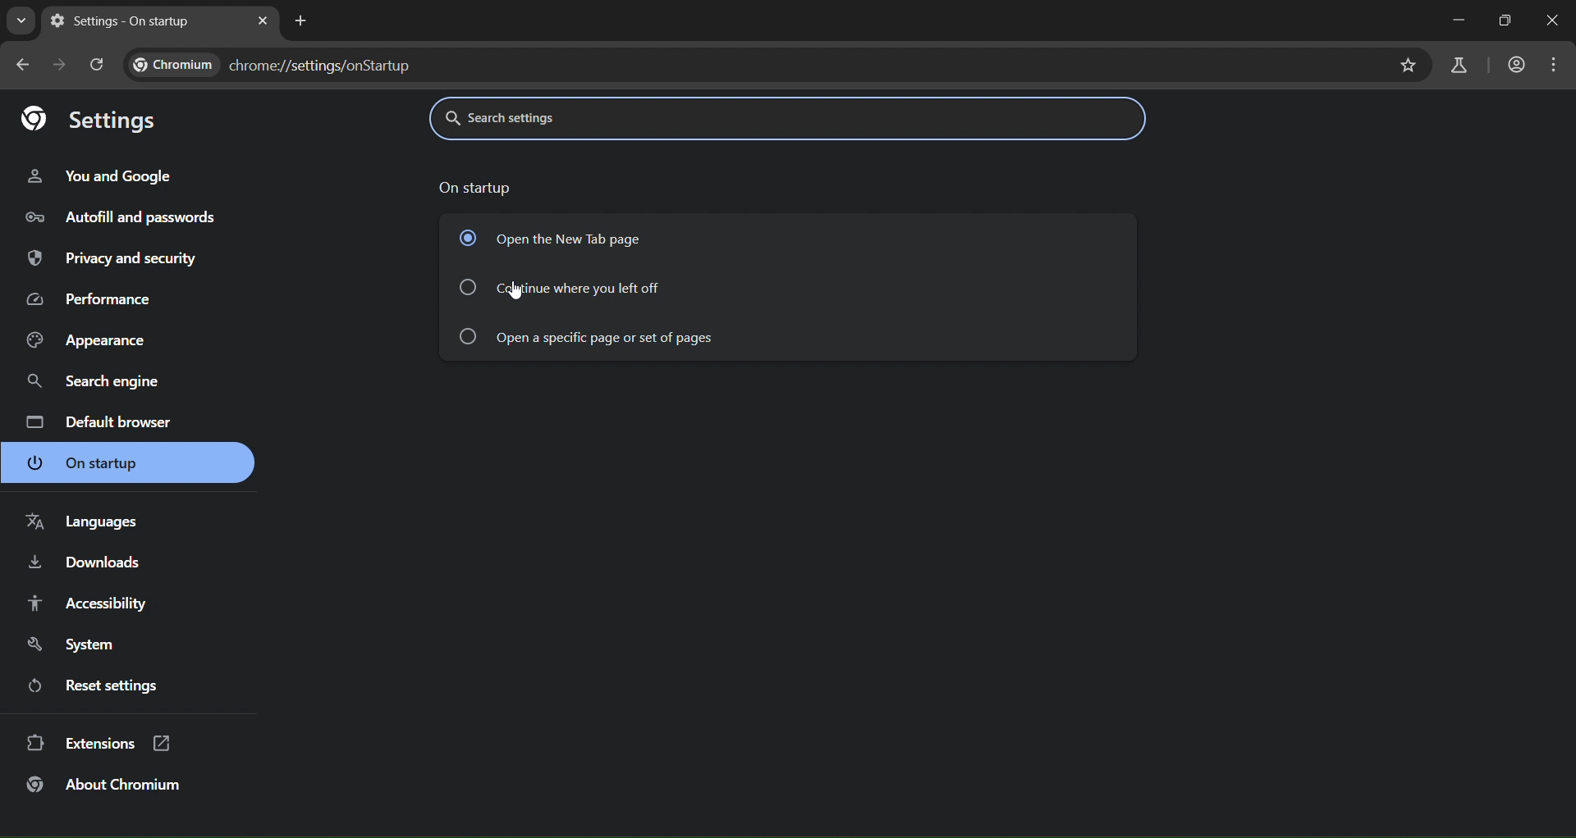  What do you see at coordinates (1459, 67) in the screenshot?
I see `search labs` at bounding box center [1459, 67].